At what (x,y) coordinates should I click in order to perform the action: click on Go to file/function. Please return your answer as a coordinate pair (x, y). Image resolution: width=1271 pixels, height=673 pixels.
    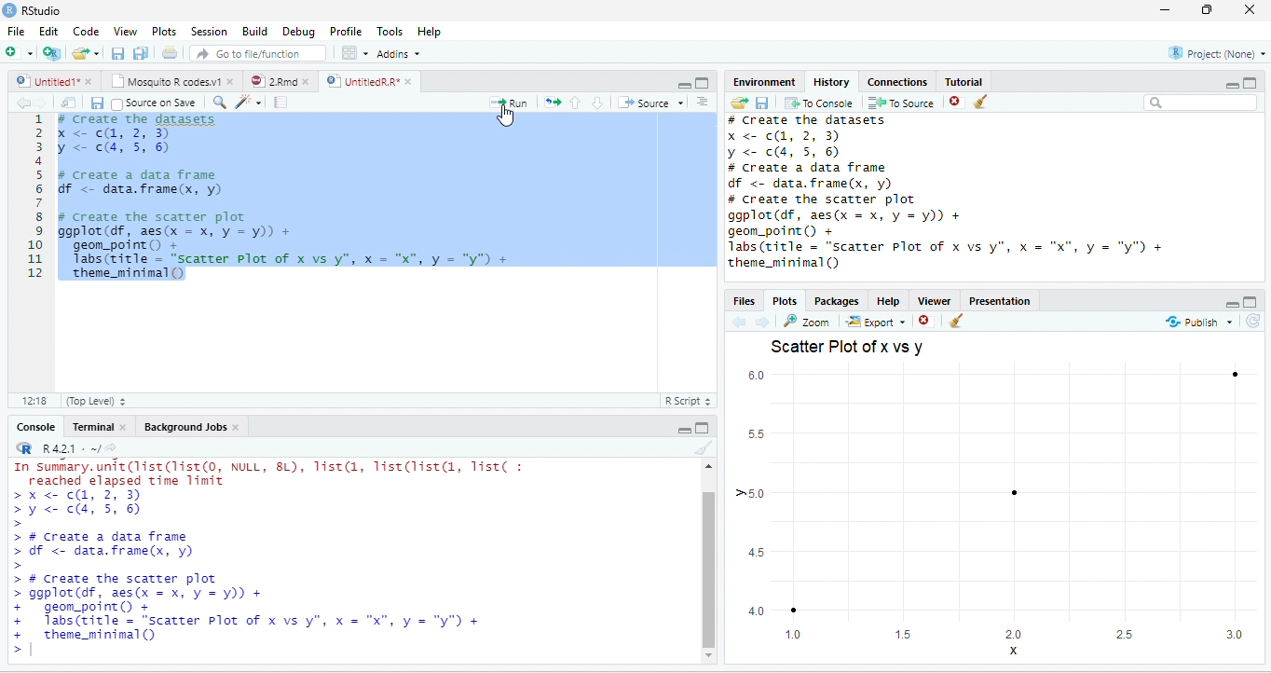
    Looking at the image, I should click on (258, 52).